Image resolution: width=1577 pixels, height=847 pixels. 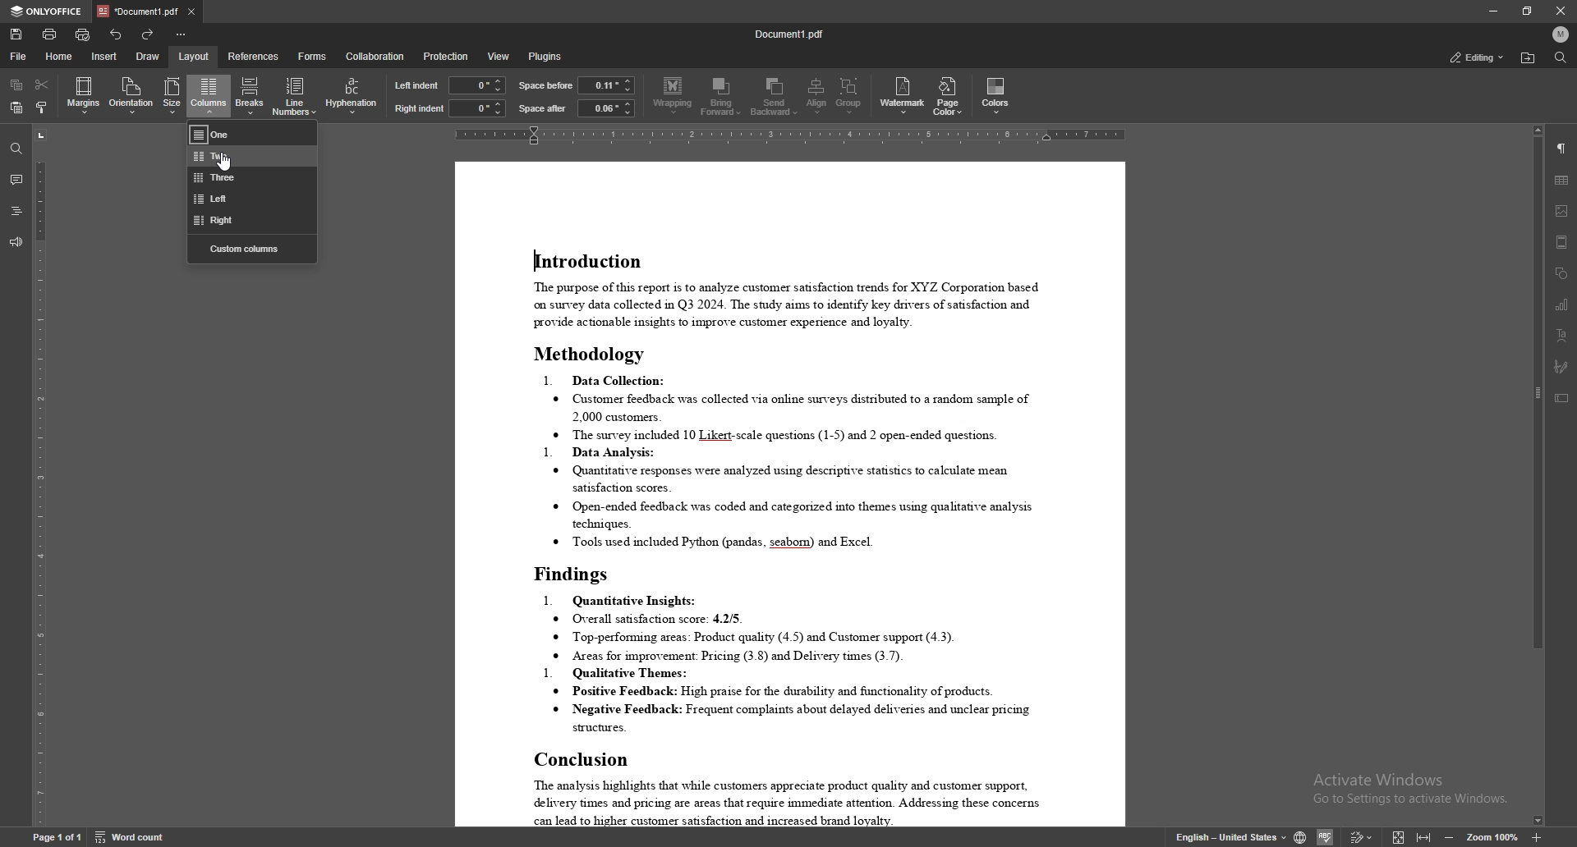 I want to click on orientation, so click(x=131, y=95).